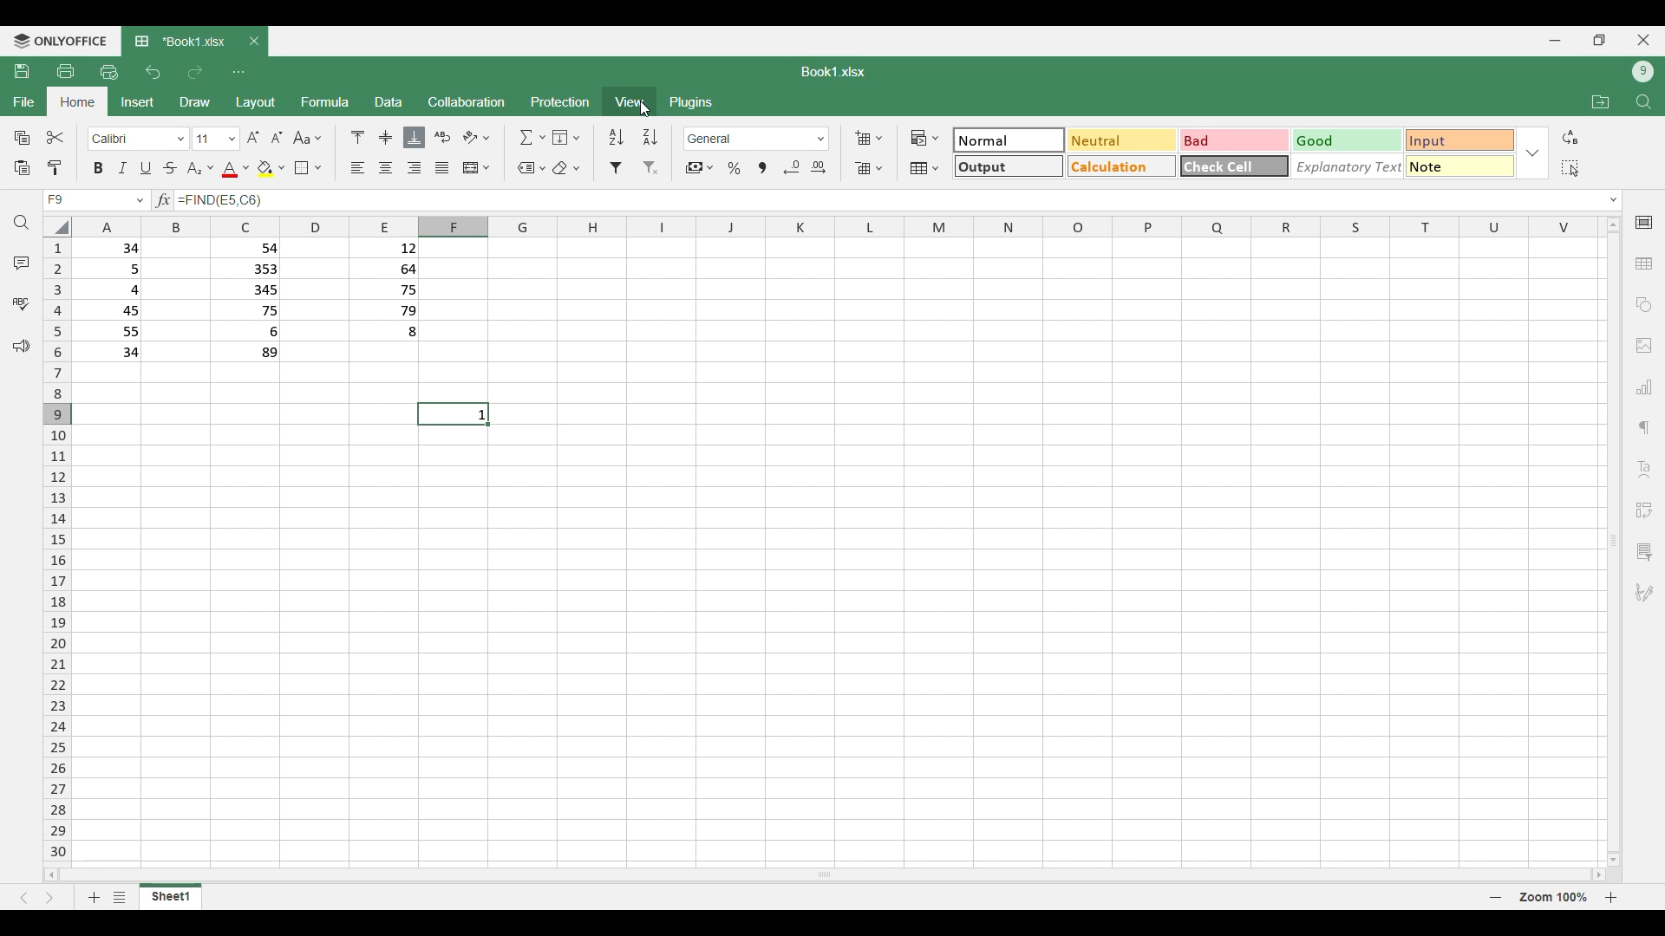  Describe the element at coordinates (325, 104) in the screenshot. I see `Formula menu` at that location.